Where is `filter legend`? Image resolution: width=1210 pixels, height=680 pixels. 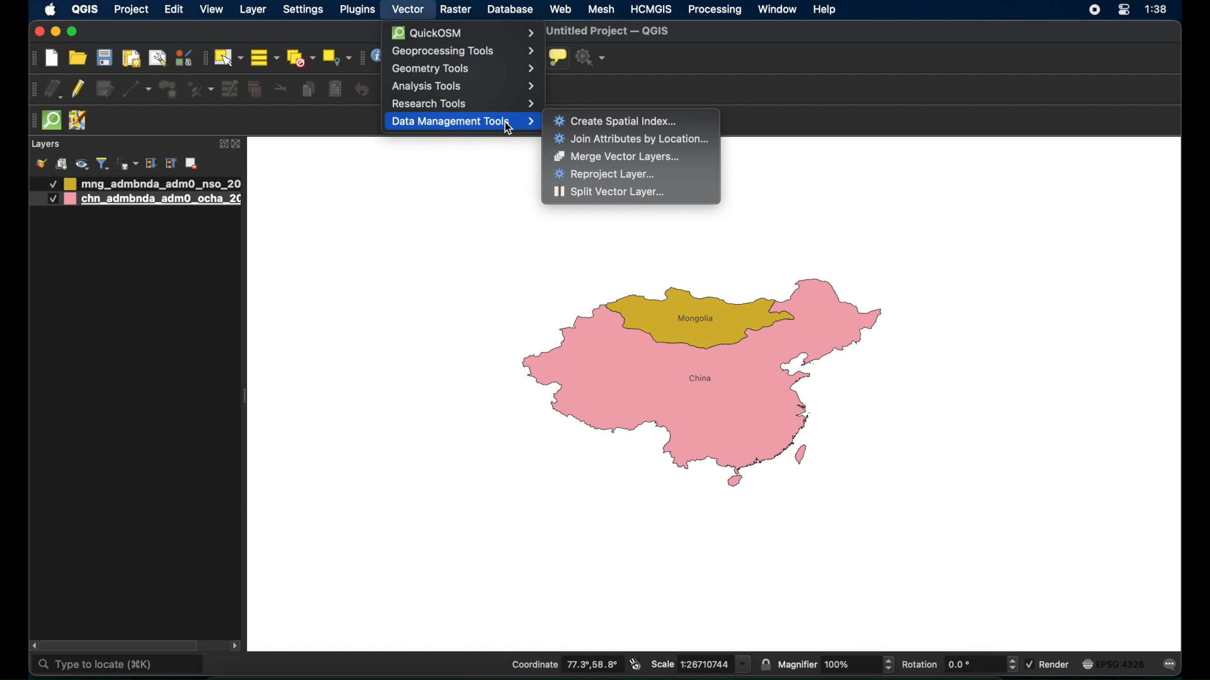
filter legend is located at coordinates (103, 163).